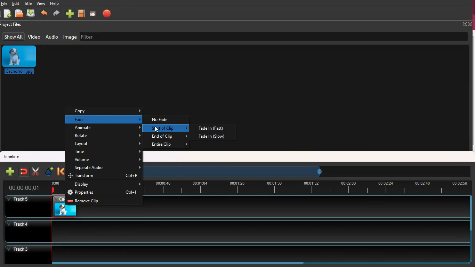 This screenshot has width=475, height=267. Describe the element at coordinates (24, 187) in the screenshot. I see `time` at that location.